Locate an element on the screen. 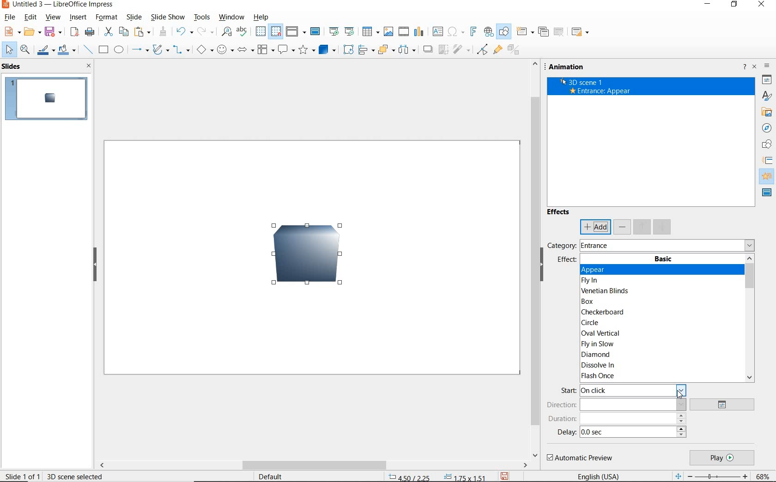 The width and height of the screenshot is (776, 482). STYLES is located at coordinates (766, 96).